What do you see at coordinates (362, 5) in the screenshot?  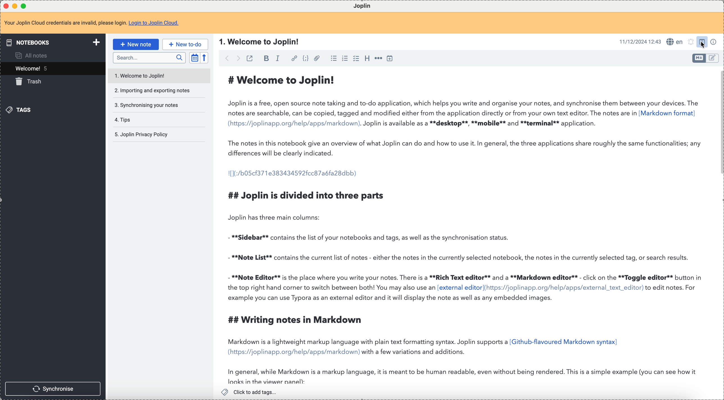 I see `Joplin` at bounding box center [362, 5].